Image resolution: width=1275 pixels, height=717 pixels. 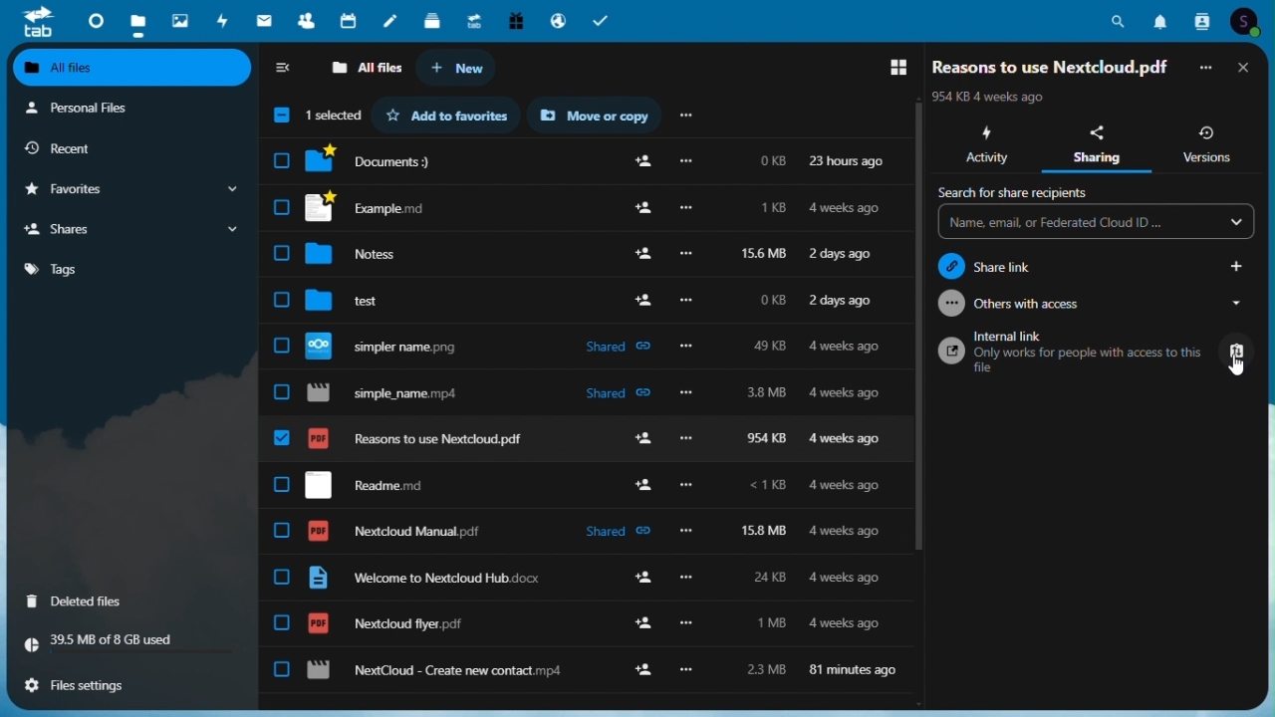 What do you see at coordinates (770, 392) in the screenshot?
I see `3.8mb` at bounding box center [770, 392].